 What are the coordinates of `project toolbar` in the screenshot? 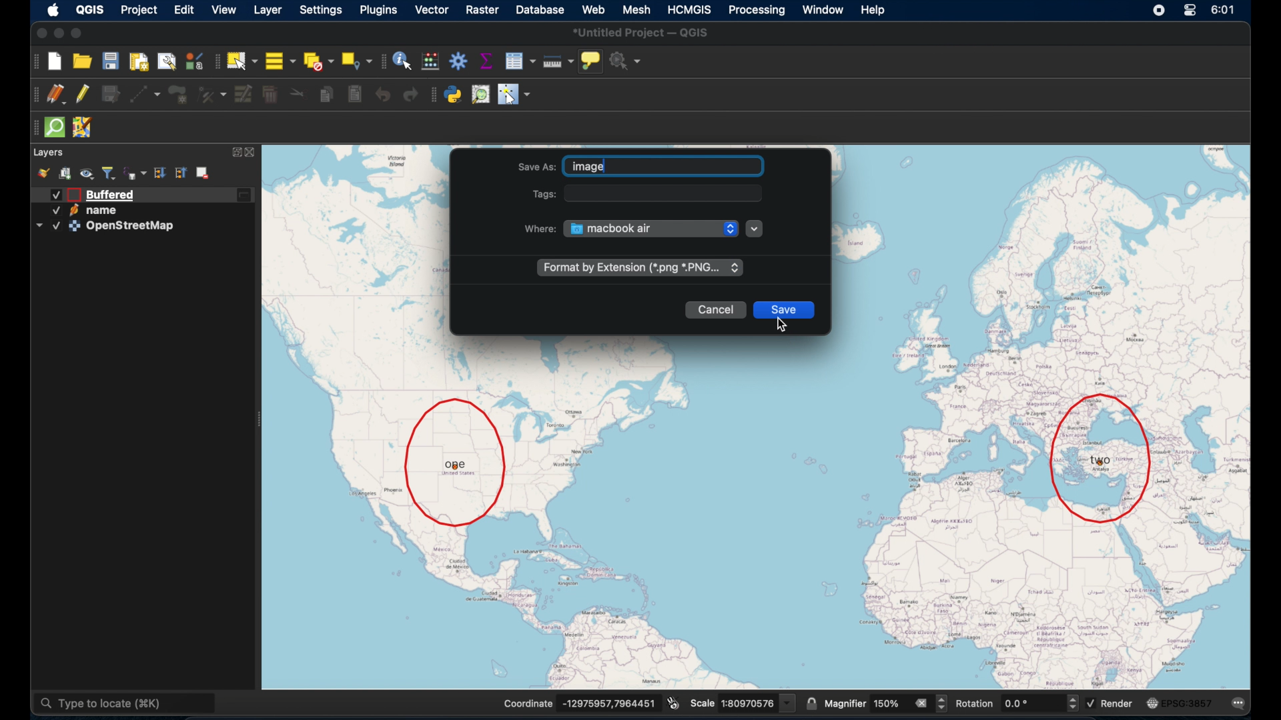 It's located at (35, 61).